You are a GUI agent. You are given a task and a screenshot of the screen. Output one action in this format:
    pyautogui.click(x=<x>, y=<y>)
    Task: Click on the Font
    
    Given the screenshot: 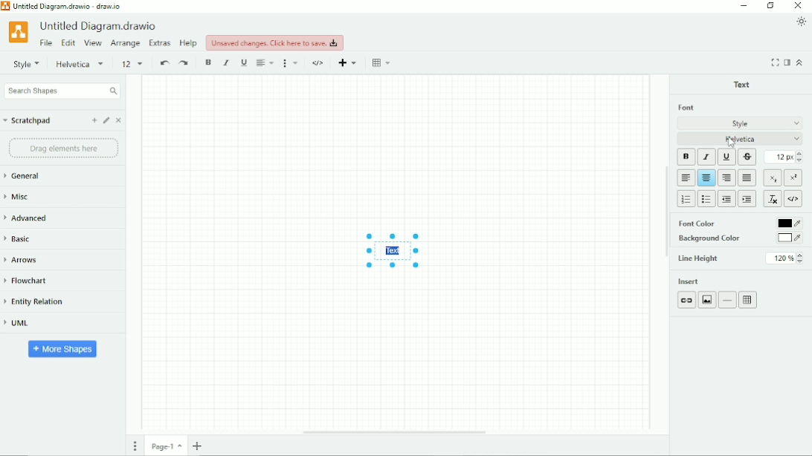 What is the action you would take?
    pyautogui.click(x=686, y=108)
    